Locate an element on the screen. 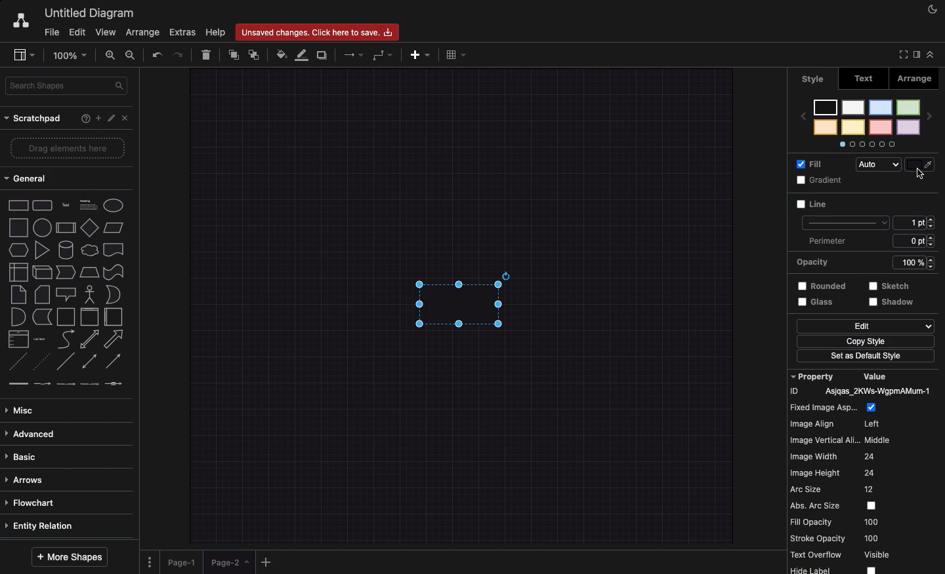  Sidebar is located at coordinates (915, 54).